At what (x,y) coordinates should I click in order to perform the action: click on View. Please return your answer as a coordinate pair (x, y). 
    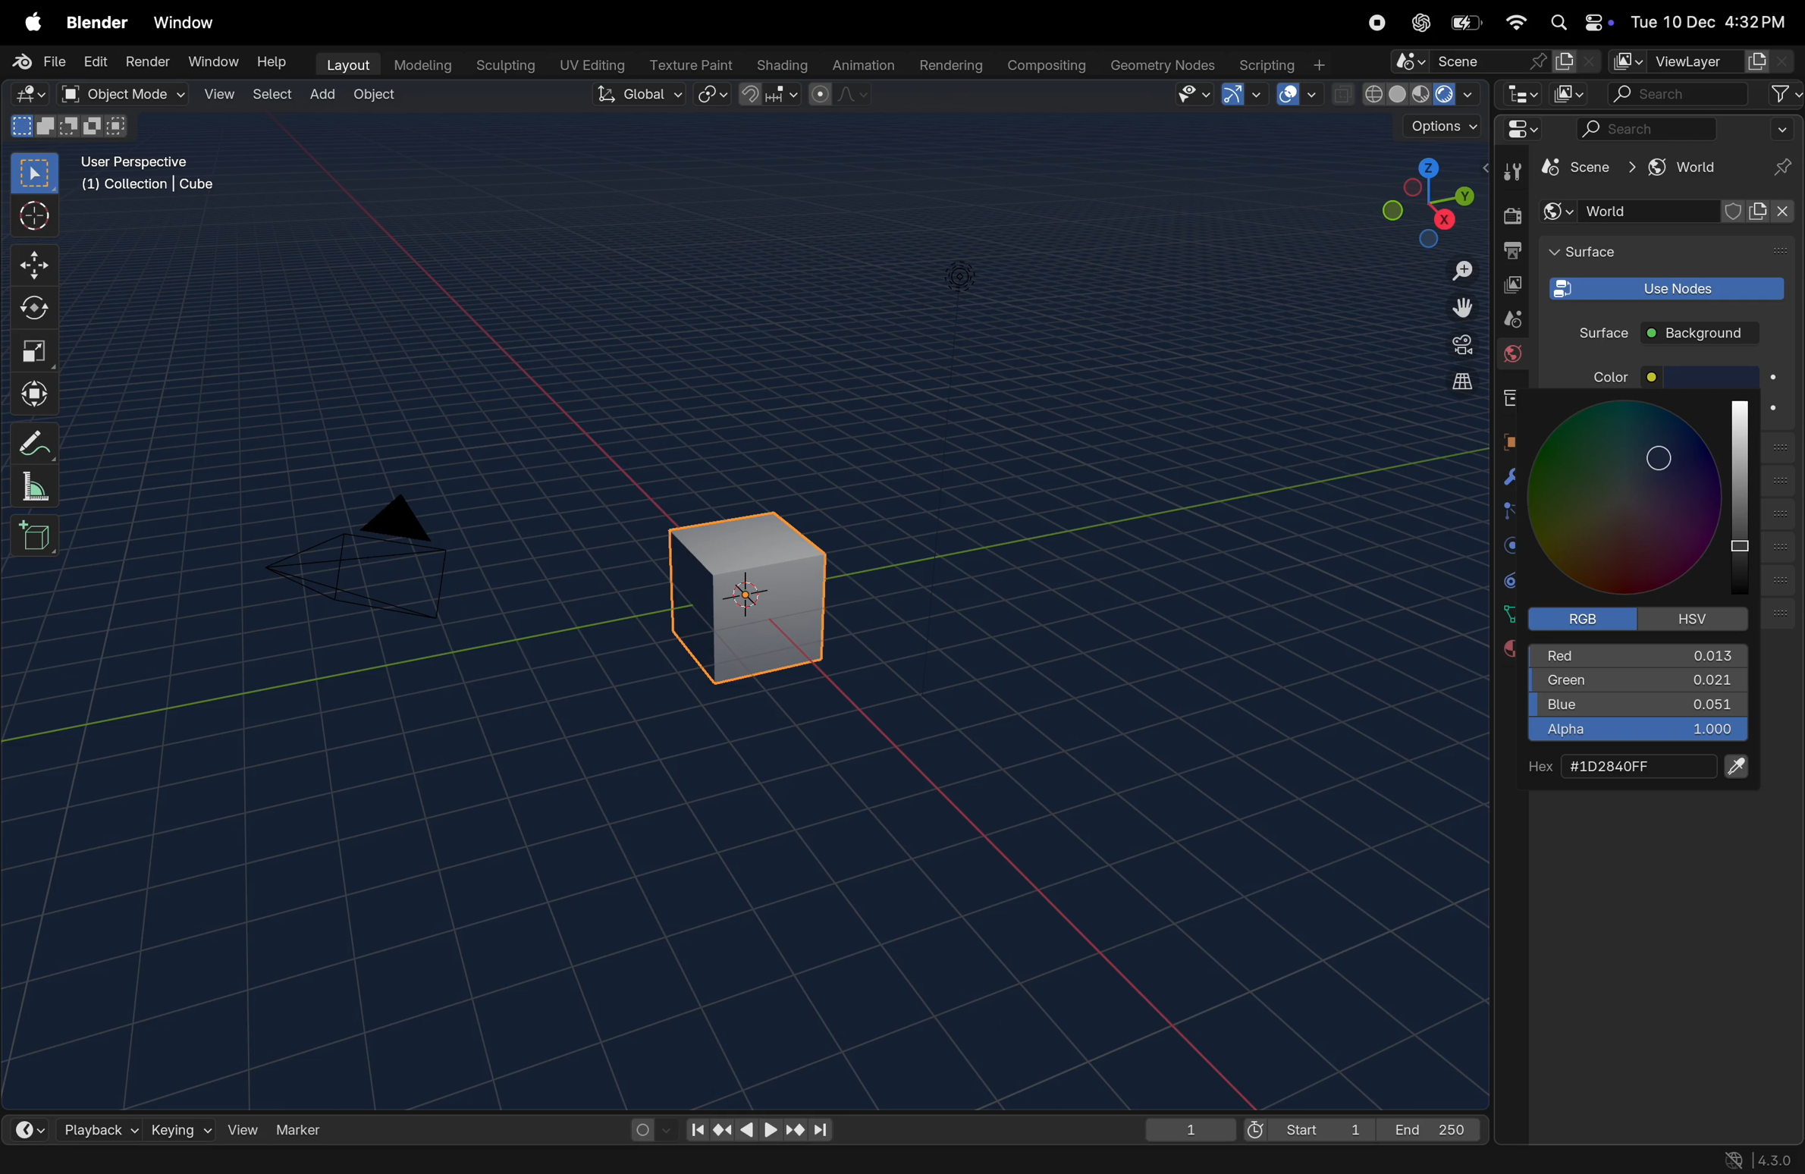
    Looking at the image, I should click on (216, 94).